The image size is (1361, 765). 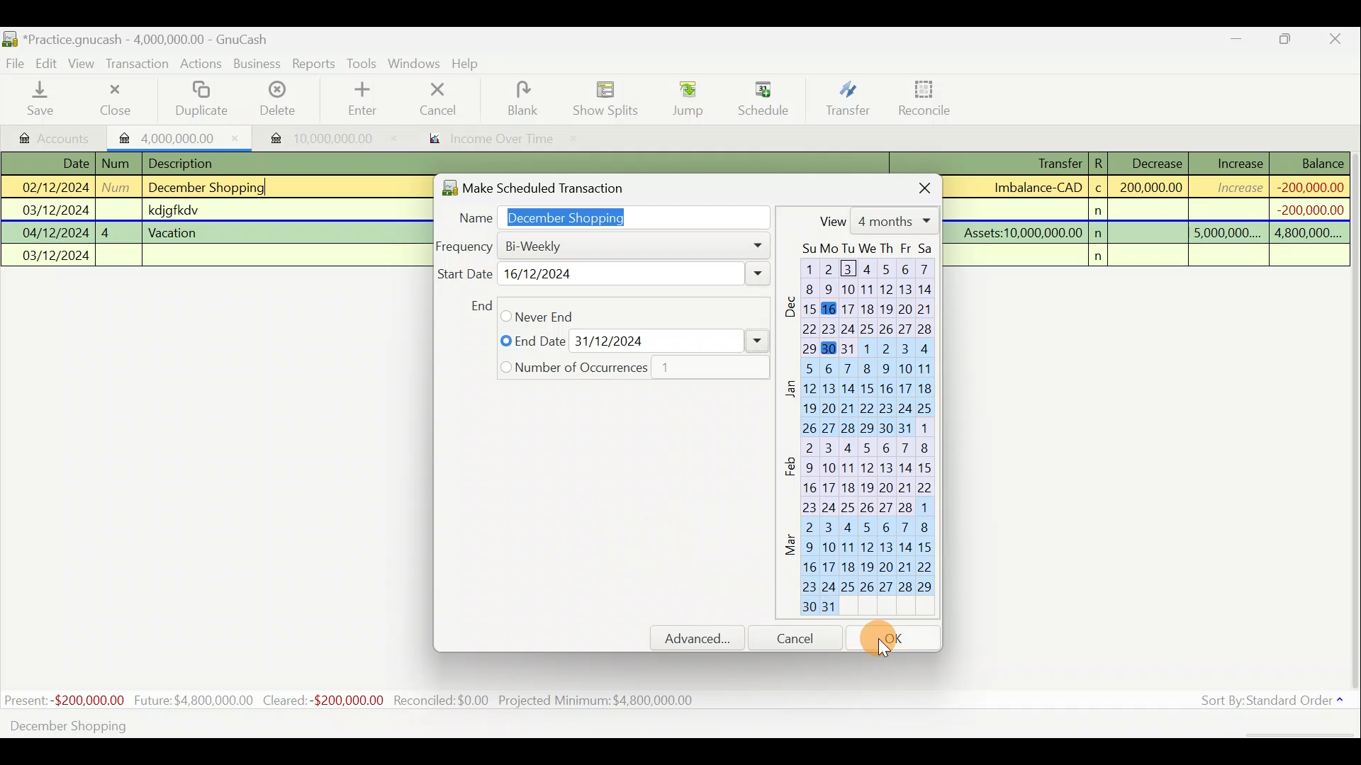 I want to click on Actions, so click(x=201, y=66).